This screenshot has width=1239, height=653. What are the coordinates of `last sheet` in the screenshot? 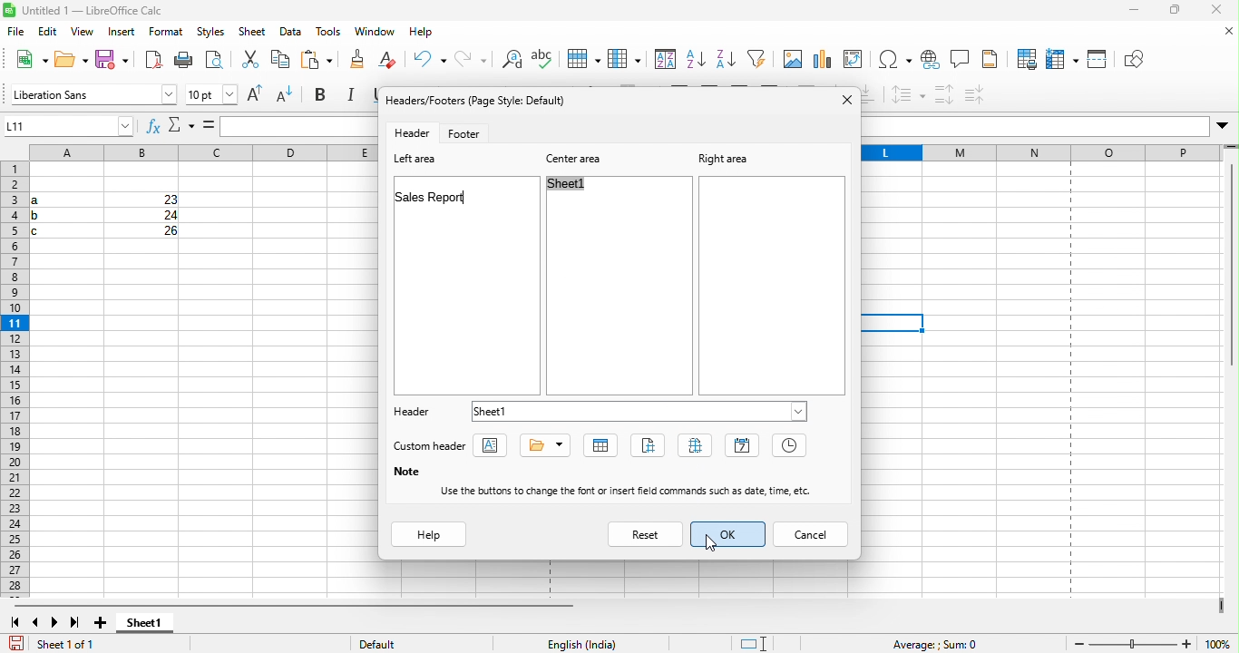 It's located at (76, 619).